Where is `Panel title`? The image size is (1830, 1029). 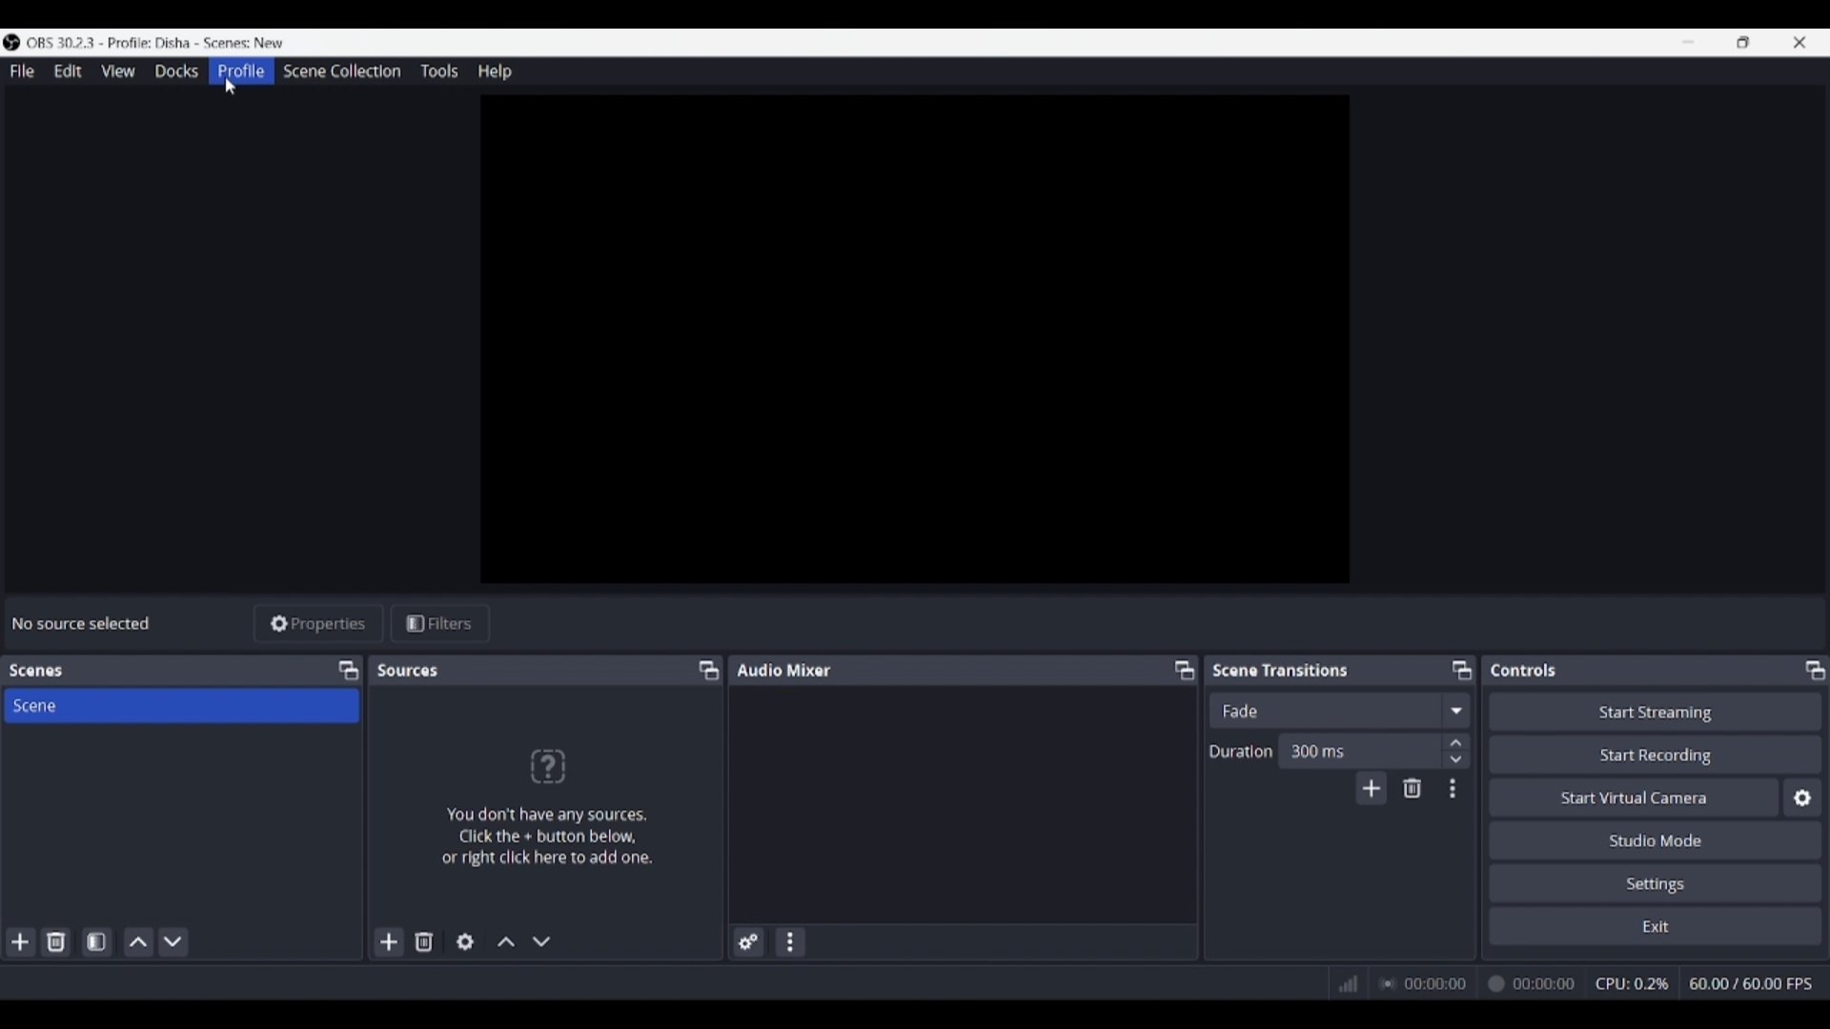 Panel title is located at coordinates (36, 671).